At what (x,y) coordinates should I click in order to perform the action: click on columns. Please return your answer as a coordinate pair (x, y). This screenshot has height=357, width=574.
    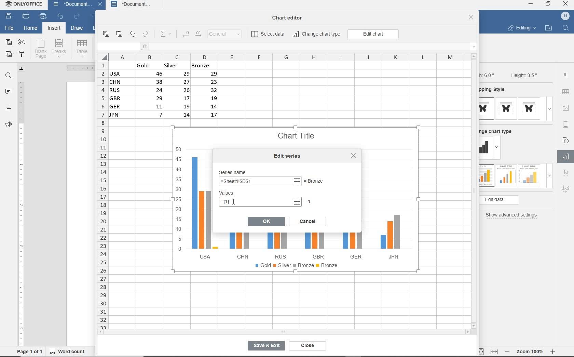
    Looking at the image, I should click on (281, 57).